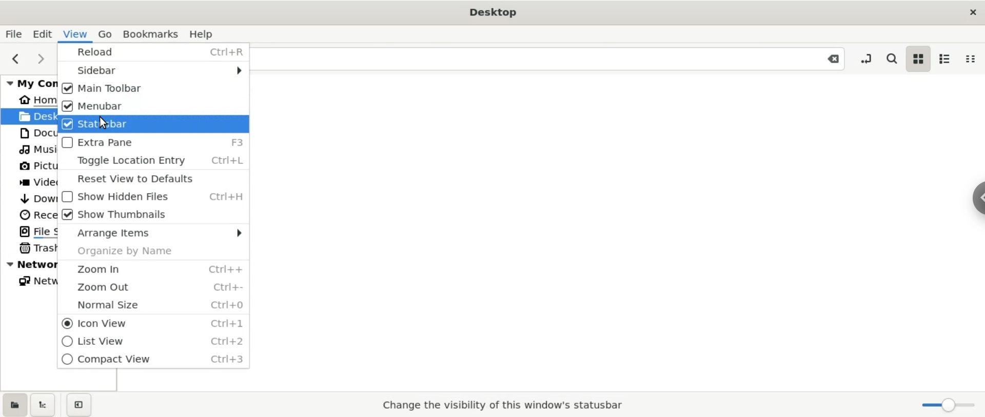 The height and width of the screenshot is (417, 985). What do you see at coordinates (153, 71) in the screenshot?
I see `Sidebar` at bounding box center [153, 71].